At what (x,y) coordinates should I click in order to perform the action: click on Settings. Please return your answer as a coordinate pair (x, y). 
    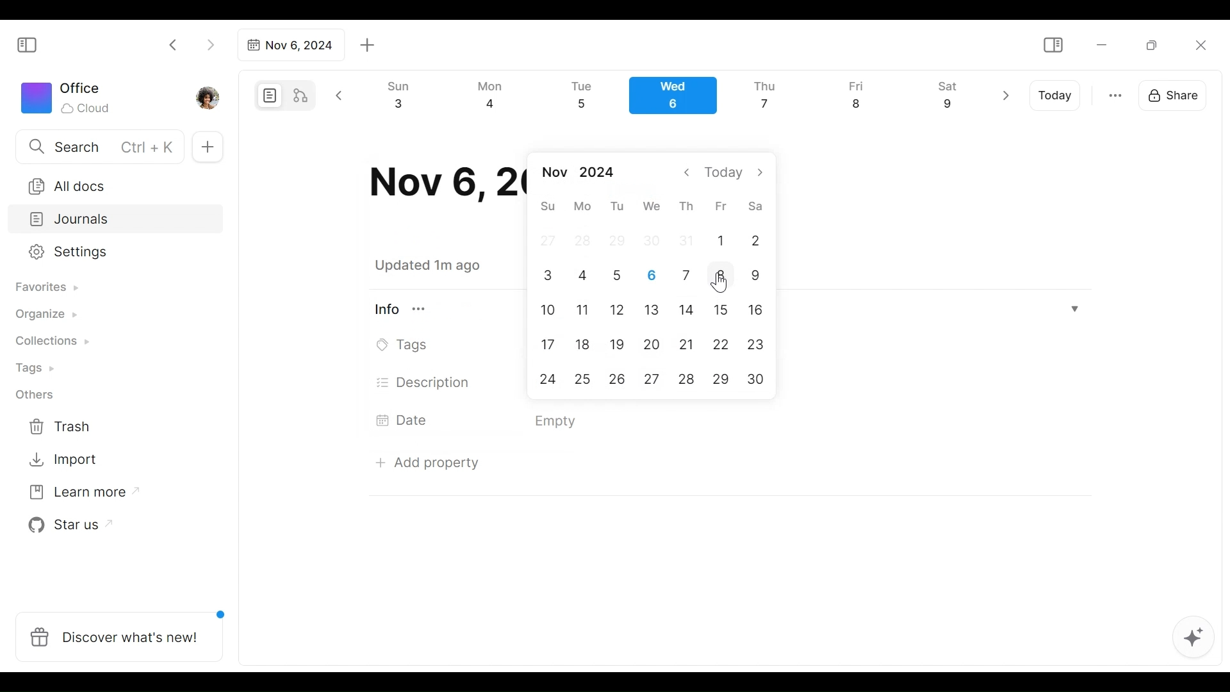
    Looking at the image, I should click on (106, 252).